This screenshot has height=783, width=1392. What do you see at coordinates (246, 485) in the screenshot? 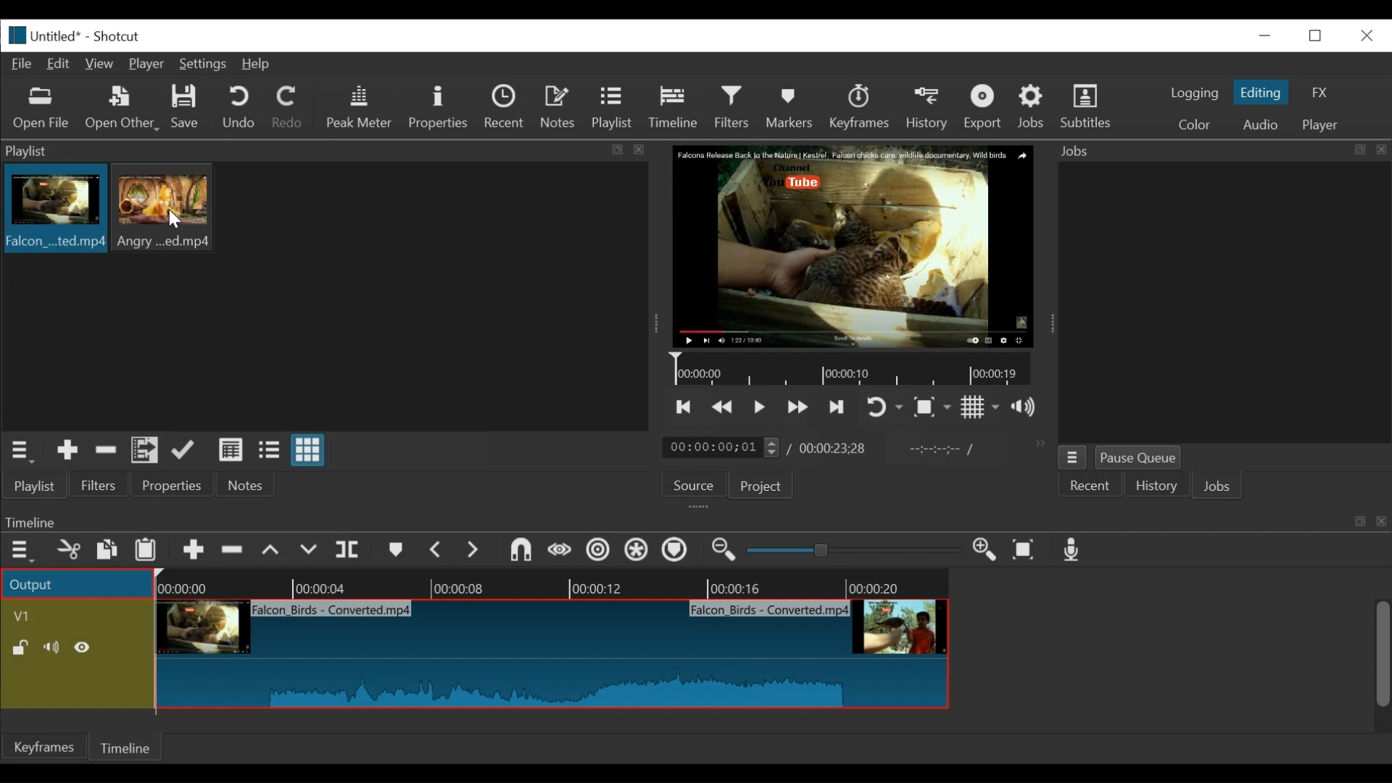
I see `Notes` at bounding box center [246, 485].